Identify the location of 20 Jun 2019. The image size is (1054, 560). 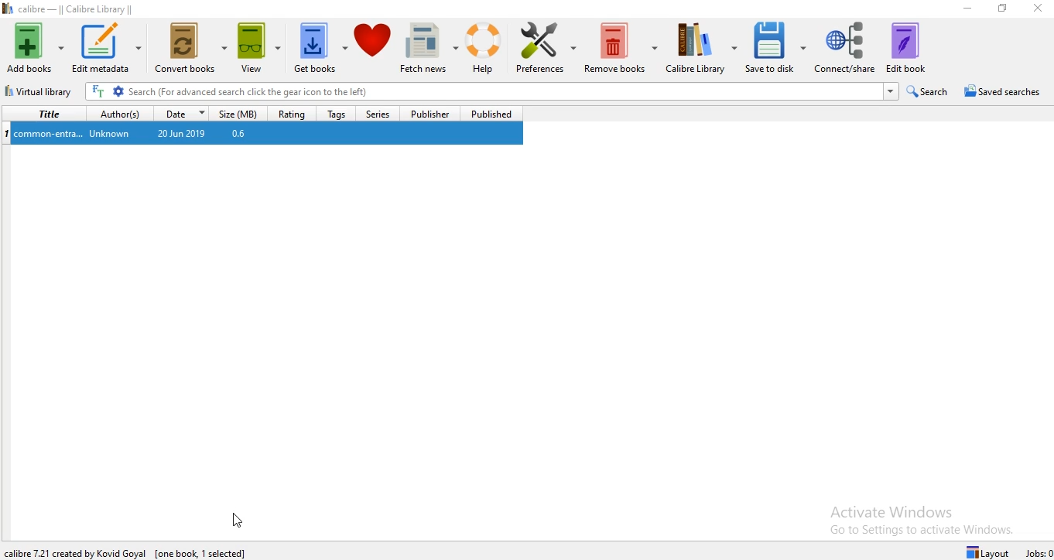
(178, 133).